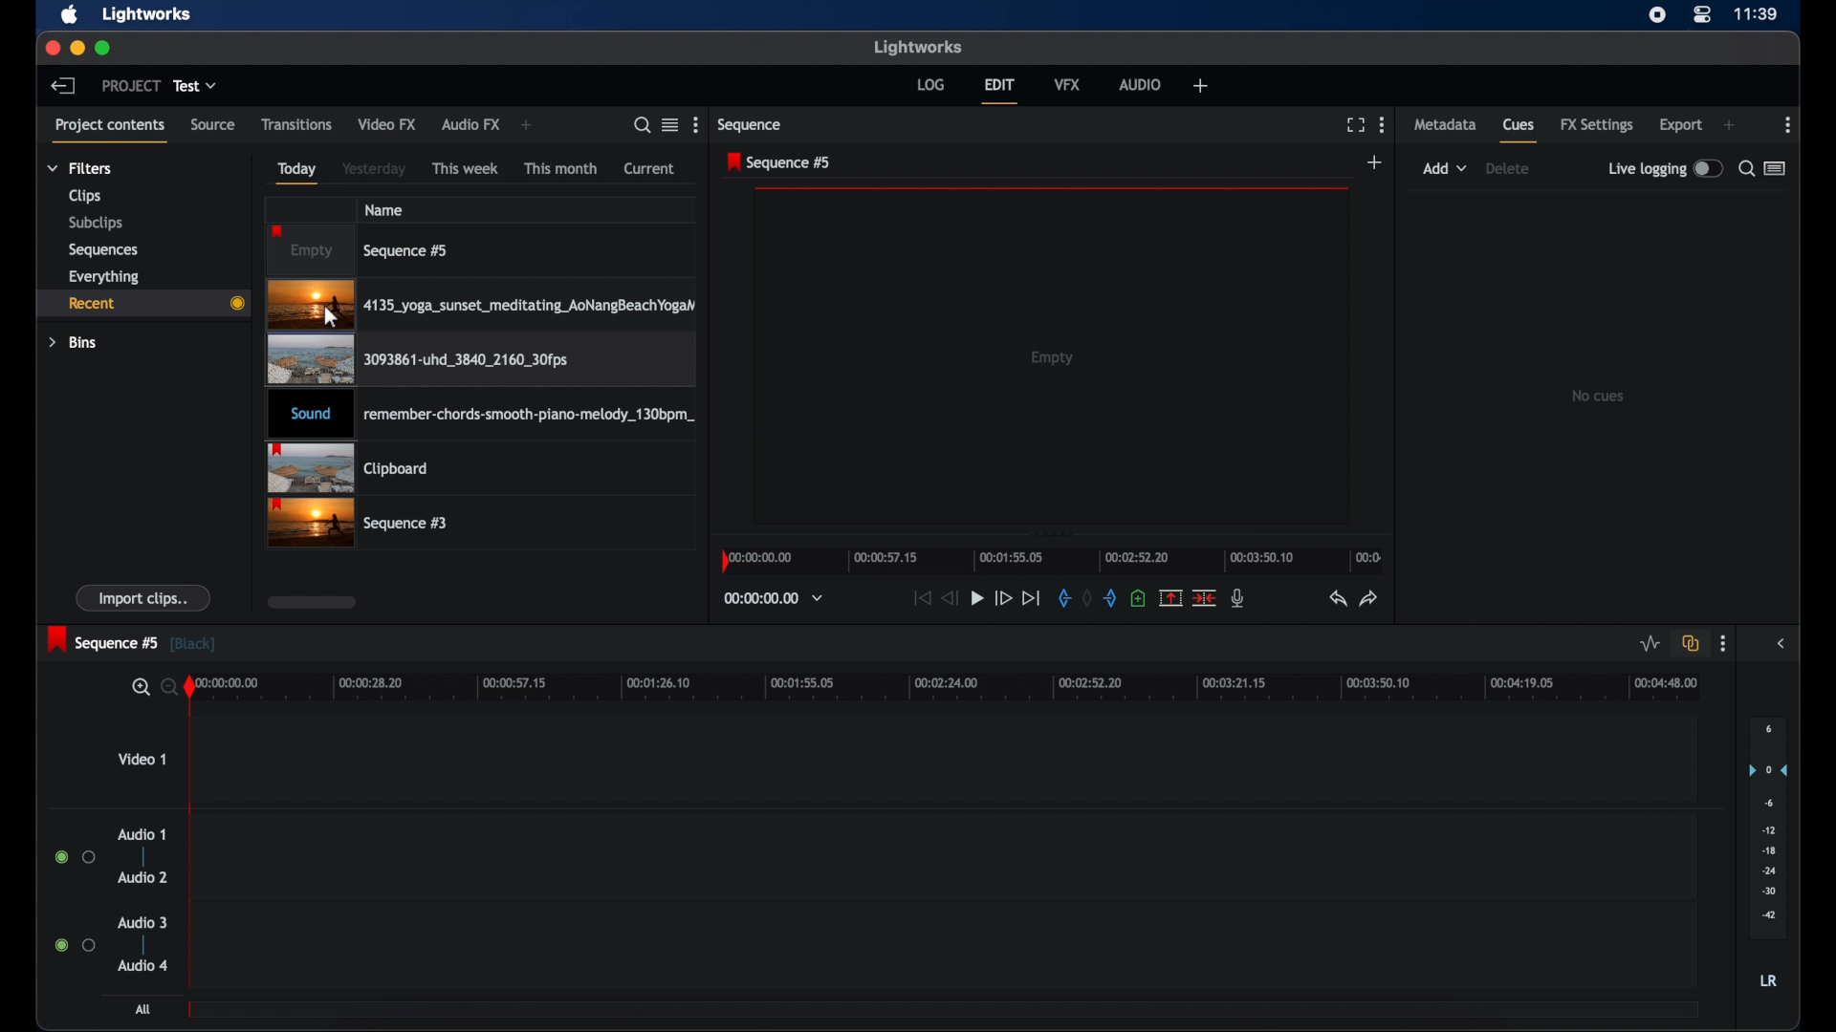  Describe the element at coordinates (1138, 597) in the screenshot. I see `add cue at current position` at that location.